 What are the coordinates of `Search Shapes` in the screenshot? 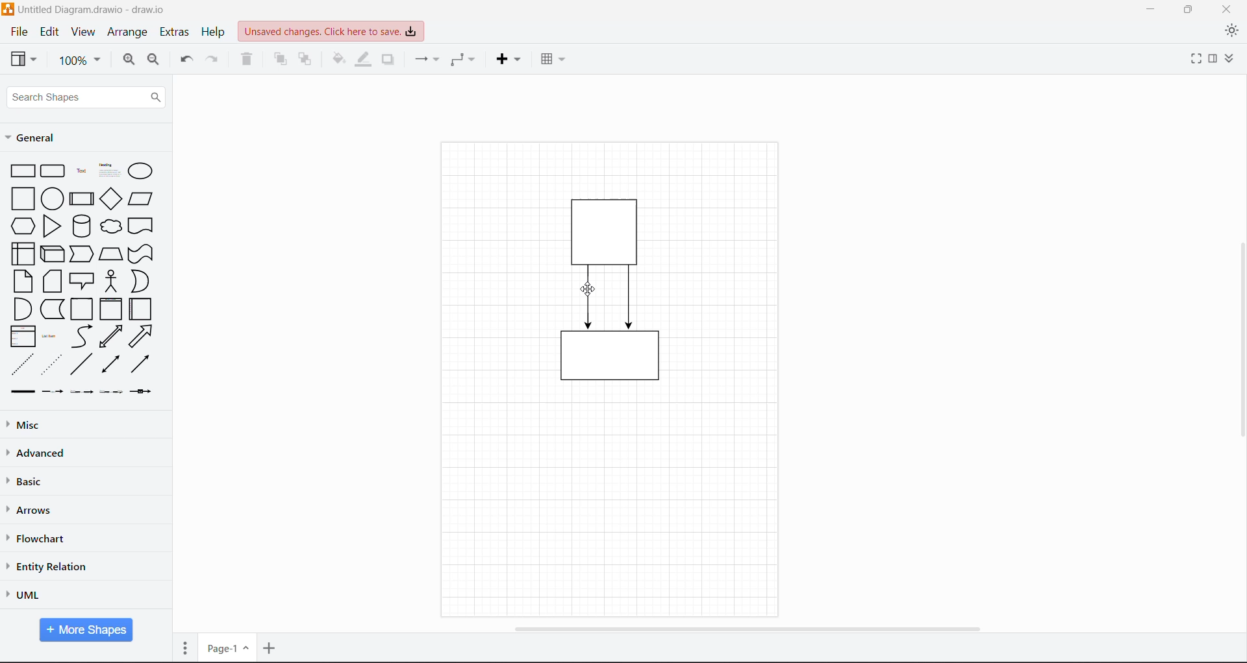 It's located at (86, 97).